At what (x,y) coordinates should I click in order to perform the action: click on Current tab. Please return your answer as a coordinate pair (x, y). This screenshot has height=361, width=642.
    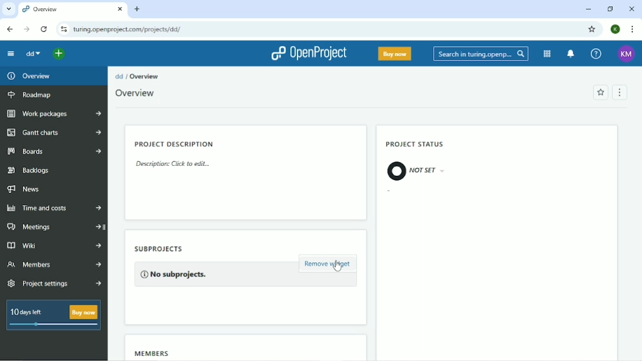
    Looking at the image, I should click on (73, 10).